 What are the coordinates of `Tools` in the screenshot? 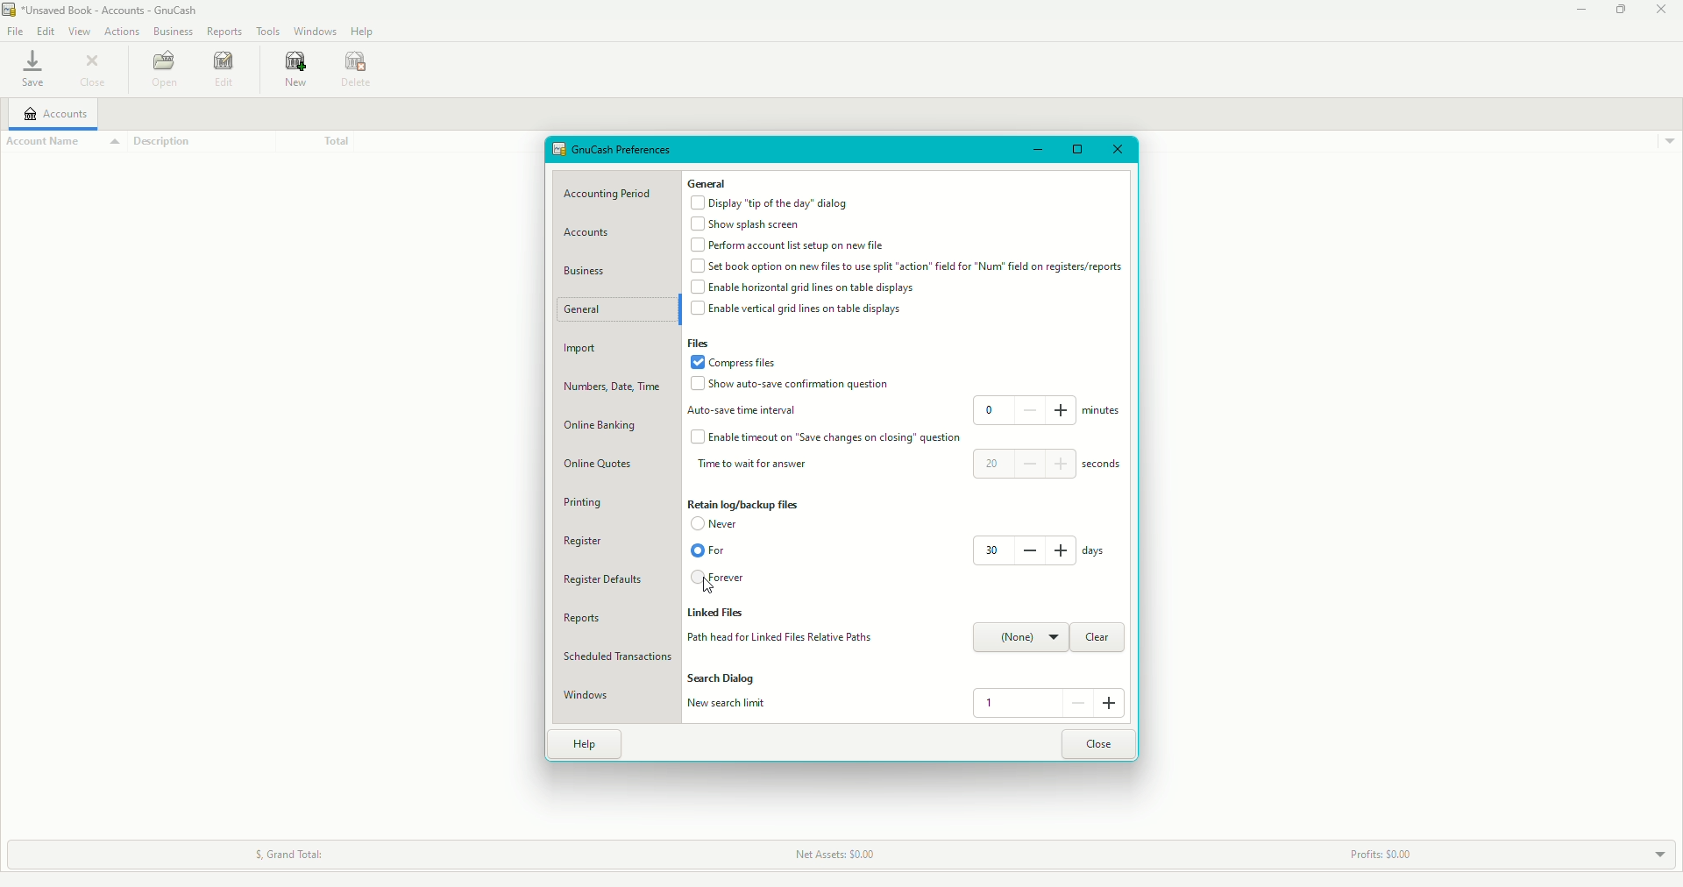 It's located at (270, 30).